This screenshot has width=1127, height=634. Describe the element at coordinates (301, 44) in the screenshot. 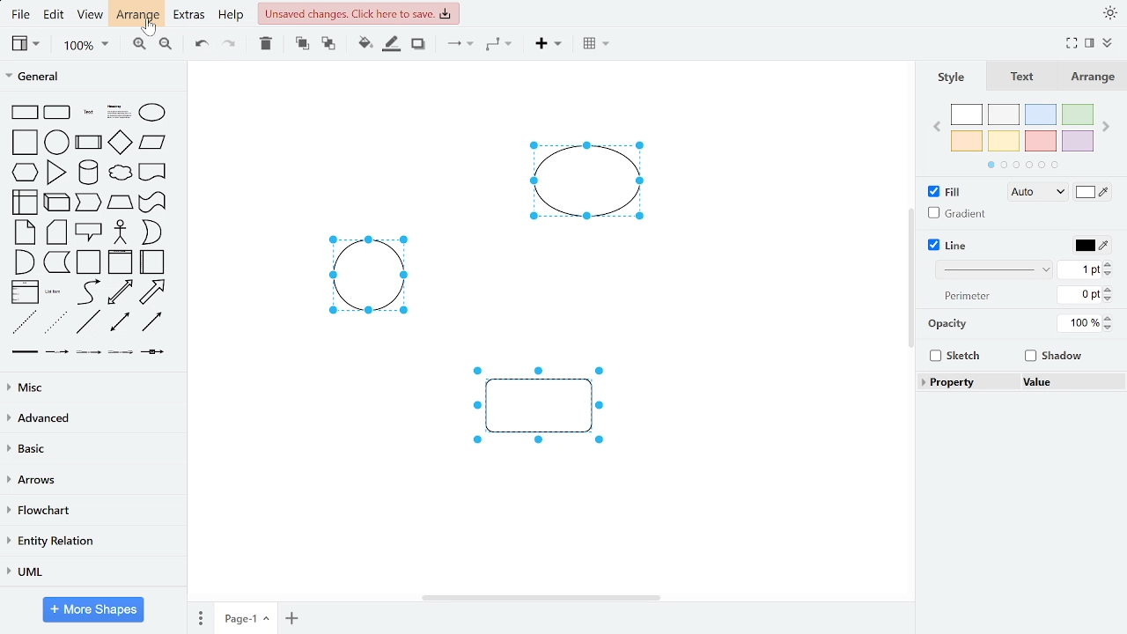

I see `to front` at that location.